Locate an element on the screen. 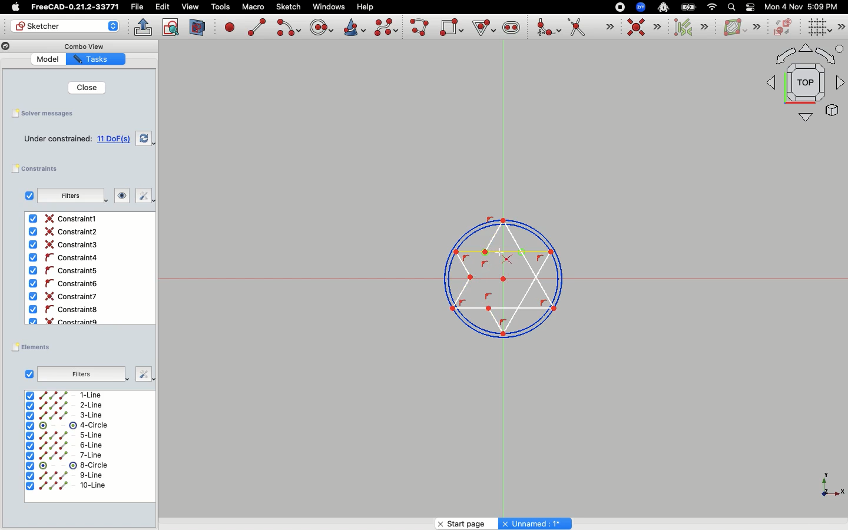  Checkbox is located at coordinates (29, 373).